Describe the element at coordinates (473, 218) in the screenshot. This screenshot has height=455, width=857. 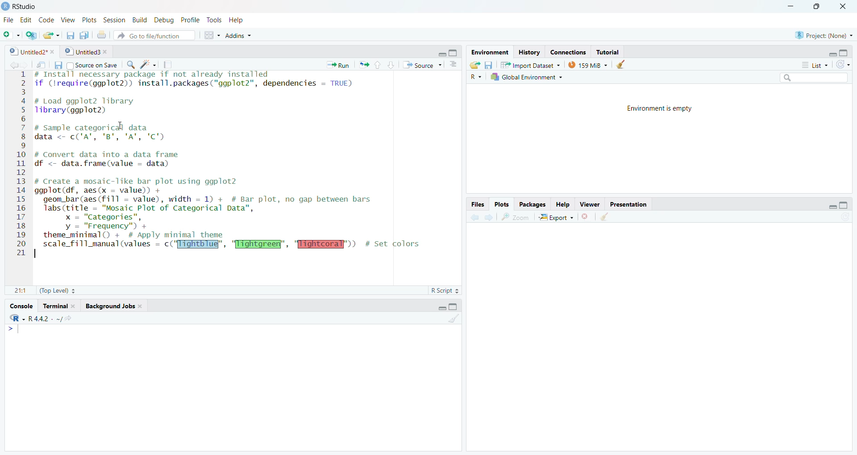
I see `Previous` at that location.